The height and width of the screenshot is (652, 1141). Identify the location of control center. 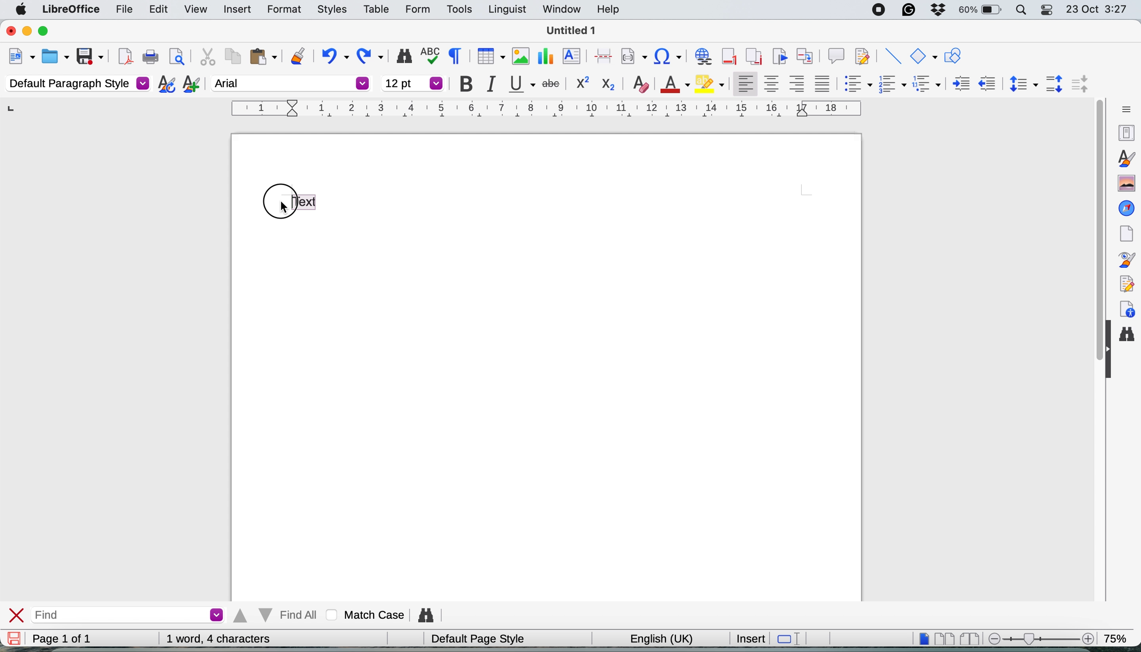
(1048, 11).